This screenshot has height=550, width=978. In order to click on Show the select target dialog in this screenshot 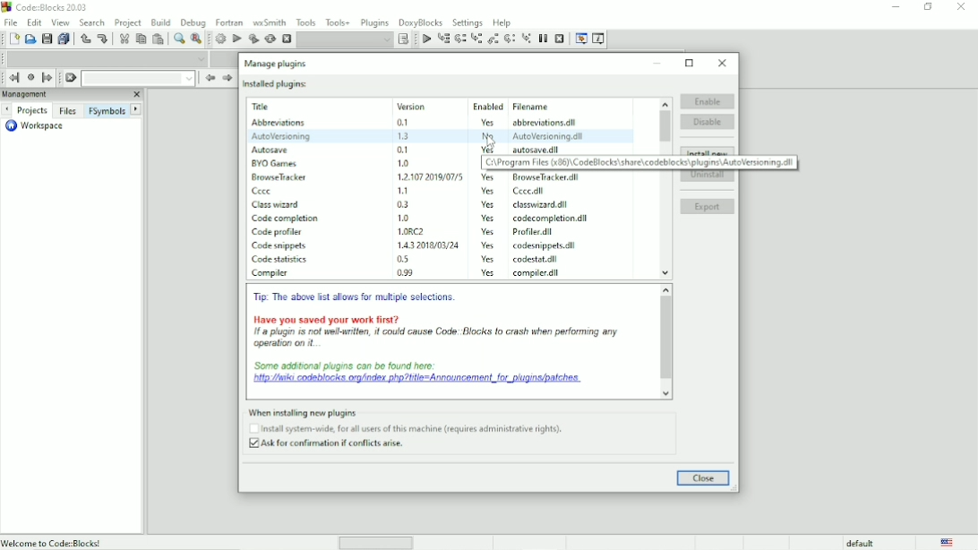, I will do `click(402, 39)`.